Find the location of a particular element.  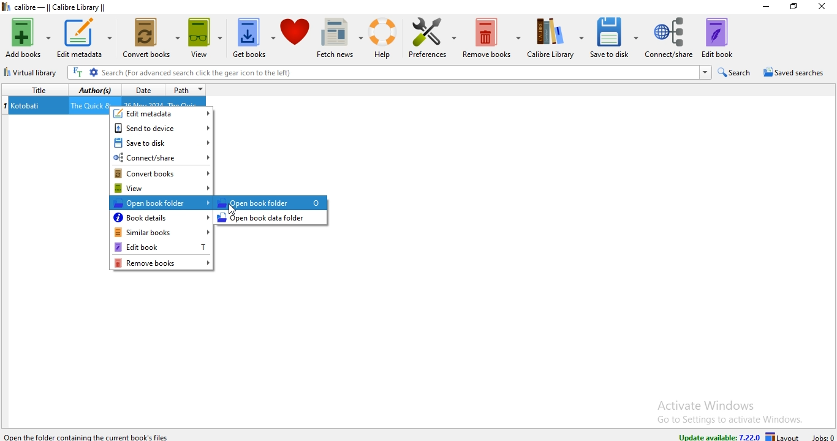

open book data folder is located at coordinates (271, 217).